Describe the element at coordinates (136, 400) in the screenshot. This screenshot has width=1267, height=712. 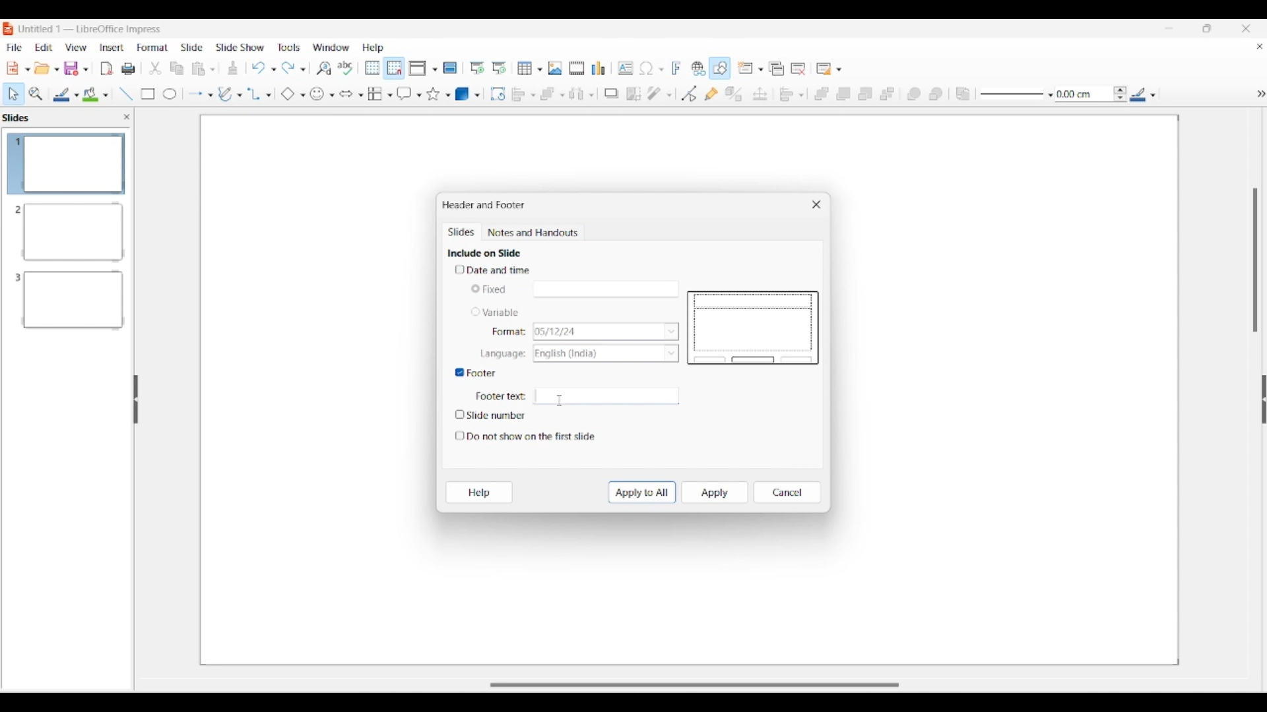
I see `Hide left panel` at that location.